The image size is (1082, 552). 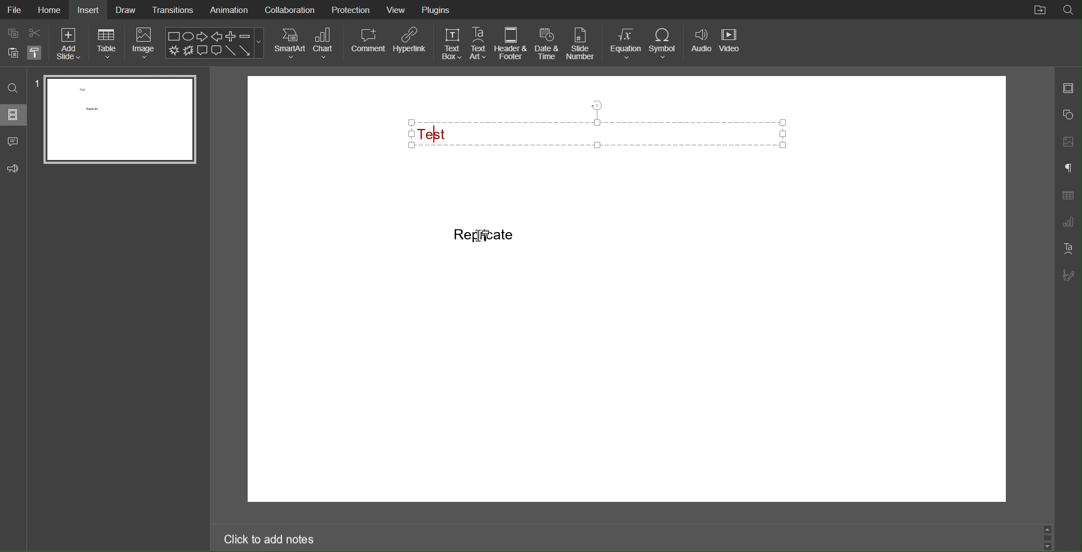 I want to click on Search, so click(x=1070, y=9).